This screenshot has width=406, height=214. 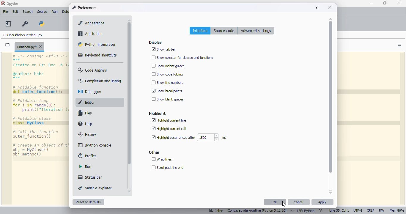 I want to click on preferences, so click(x=84, y=7).